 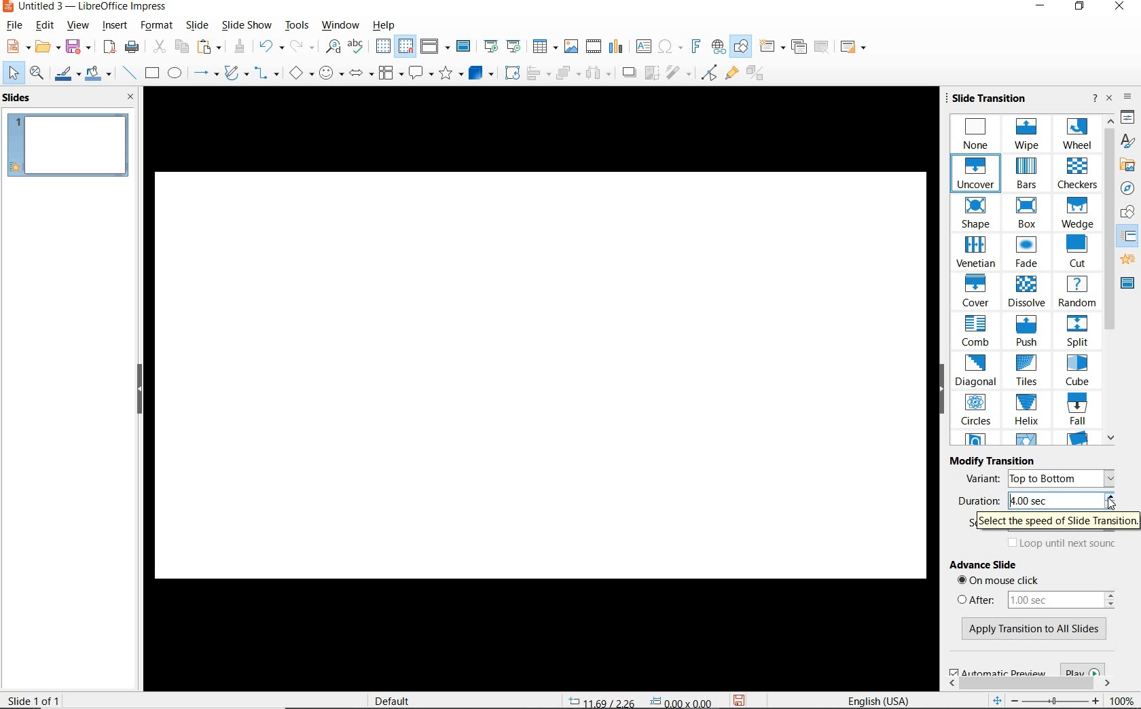 I want to click on START FROM CURRENT SLIDE, so click(x=515, y=47).